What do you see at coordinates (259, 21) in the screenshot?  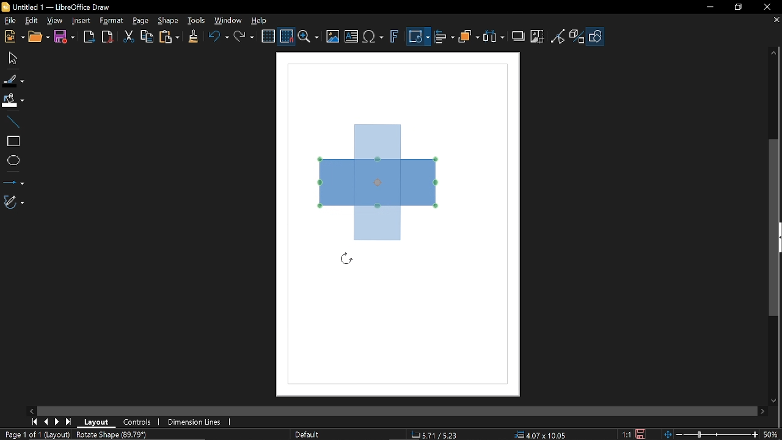 I see `Help` at bounding box center [259, 21].